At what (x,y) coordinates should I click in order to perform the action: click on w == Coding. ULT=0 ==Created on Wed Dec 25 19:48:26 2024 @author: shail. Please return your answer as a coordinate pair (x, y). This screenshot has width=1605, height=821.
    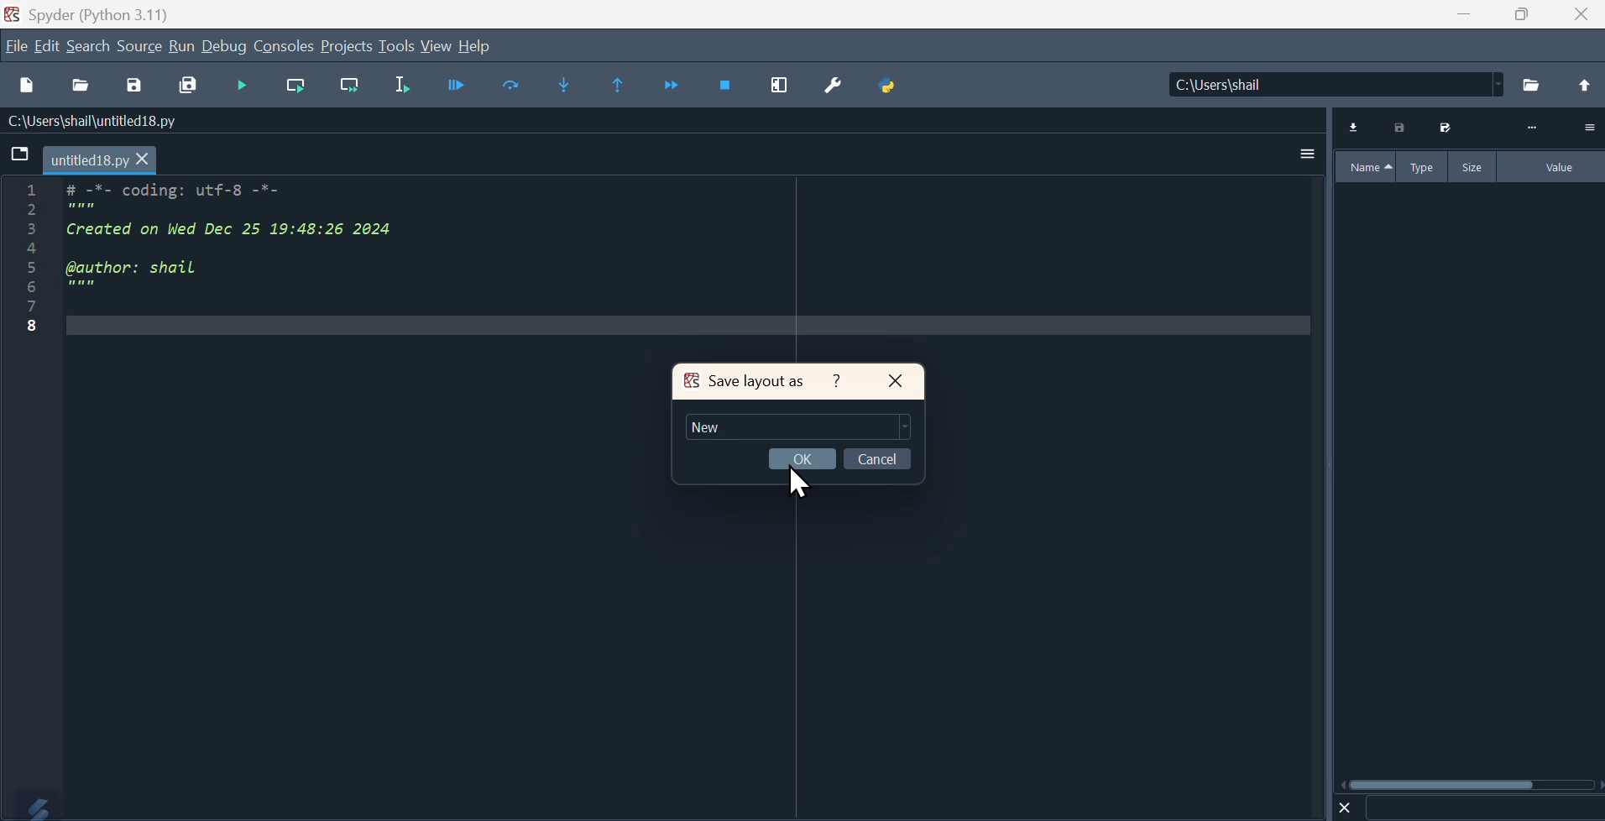
    Looking at the image, I should click on (210, 272).